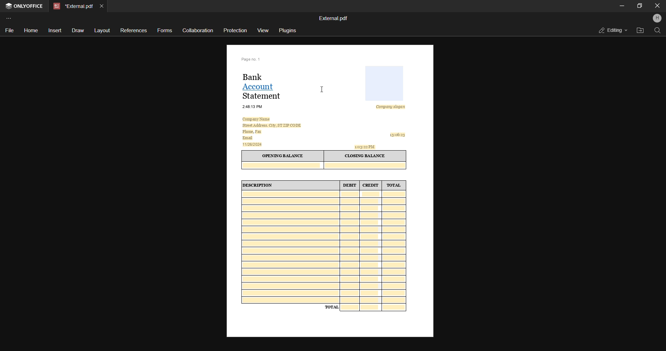  I want to click on minimize, so click(622, 6).